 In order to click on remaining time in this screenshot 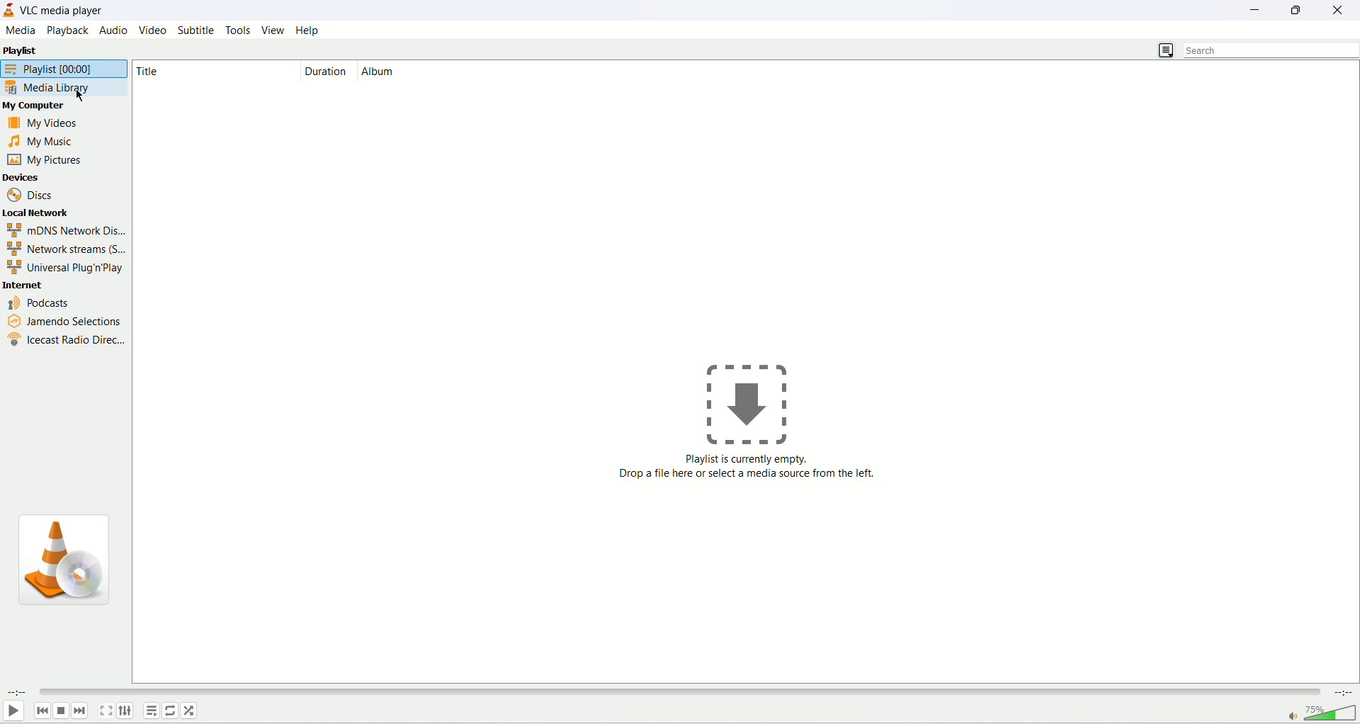, I will do `click(1342, 692)`.